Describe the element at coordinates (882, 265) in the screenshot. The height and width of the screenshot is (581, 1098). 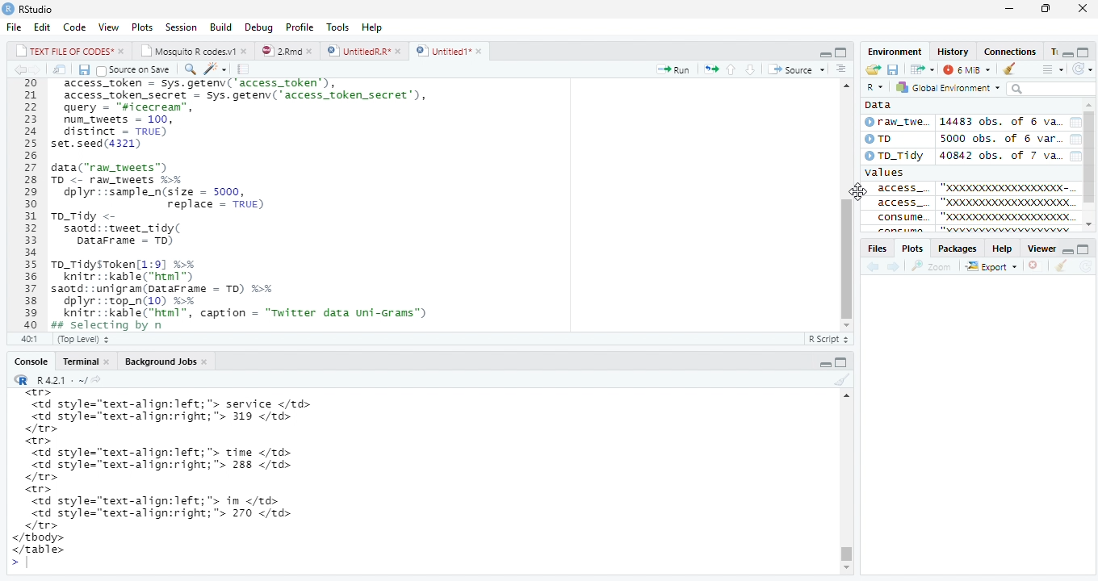
I see `forward/backward source location` at that location.